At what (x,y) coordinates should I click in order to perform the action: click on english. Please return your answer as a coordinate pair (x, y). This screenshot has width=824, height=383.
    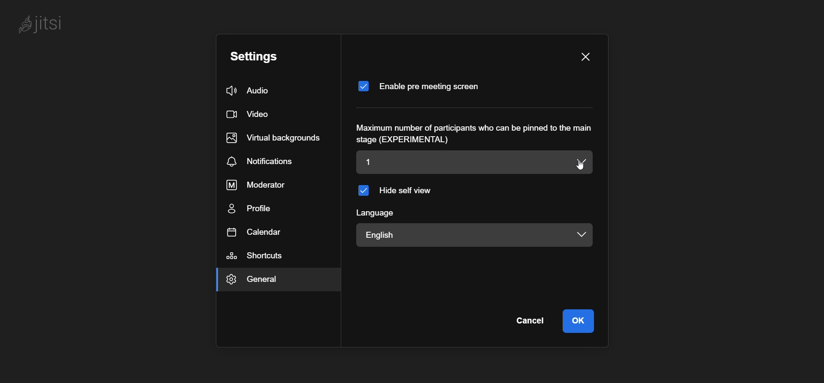
    Looking at the image, I should click on (409, 235).